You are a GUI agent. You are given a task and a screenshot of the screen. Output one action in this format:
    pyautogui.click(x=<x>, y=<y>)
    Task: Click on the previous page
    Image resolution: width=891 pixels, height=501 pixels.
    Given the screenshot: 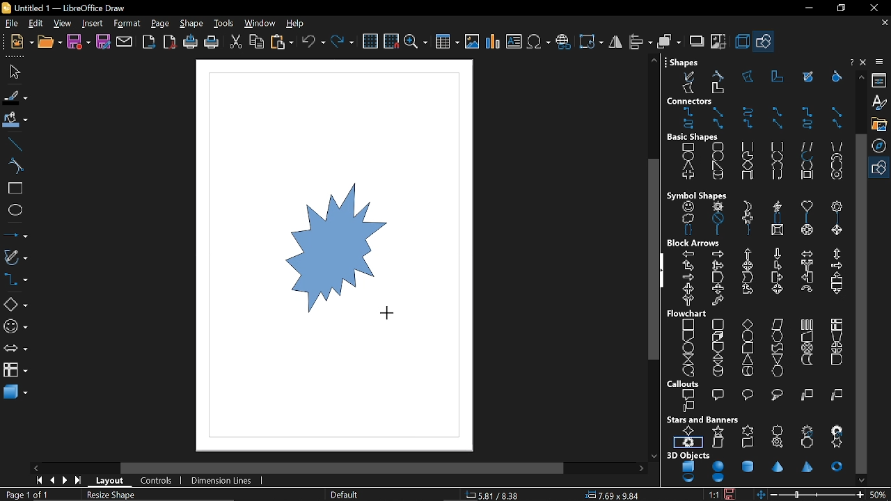 What is the action you would take?
    pyautogui.click(x=52, y=481)
    